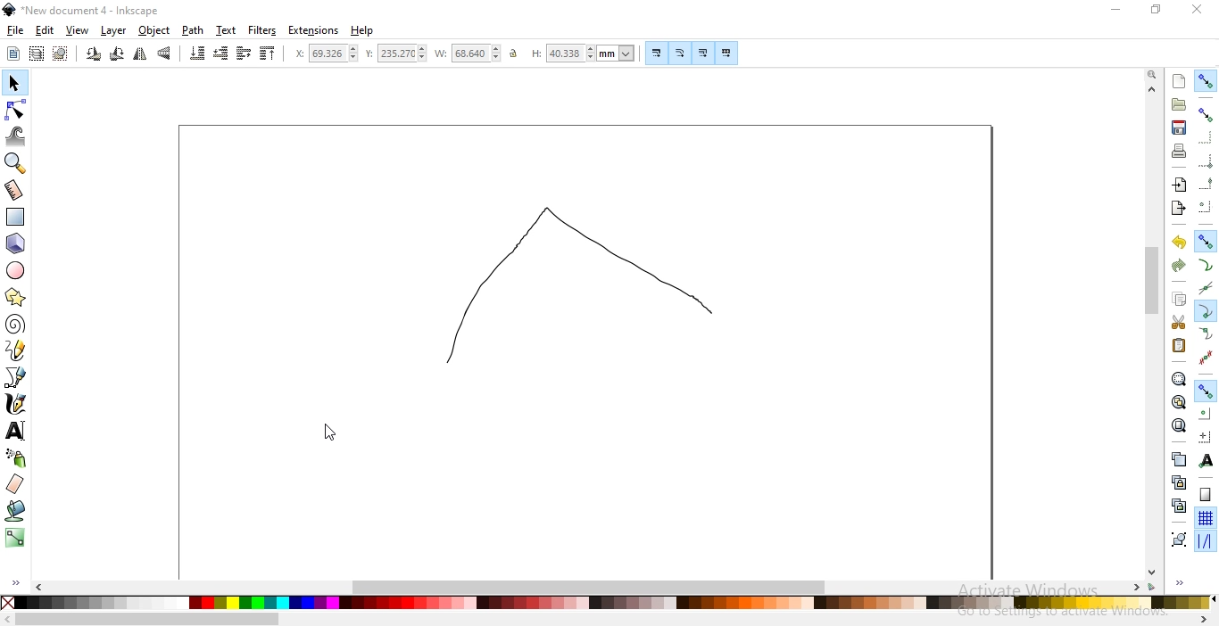 The width and height of the screenshot is (1219, 626). What do you see at coordinates (117, 53) in the screenshot?
I see `rotate 90 clockwise` at bounding box center [117, 53].